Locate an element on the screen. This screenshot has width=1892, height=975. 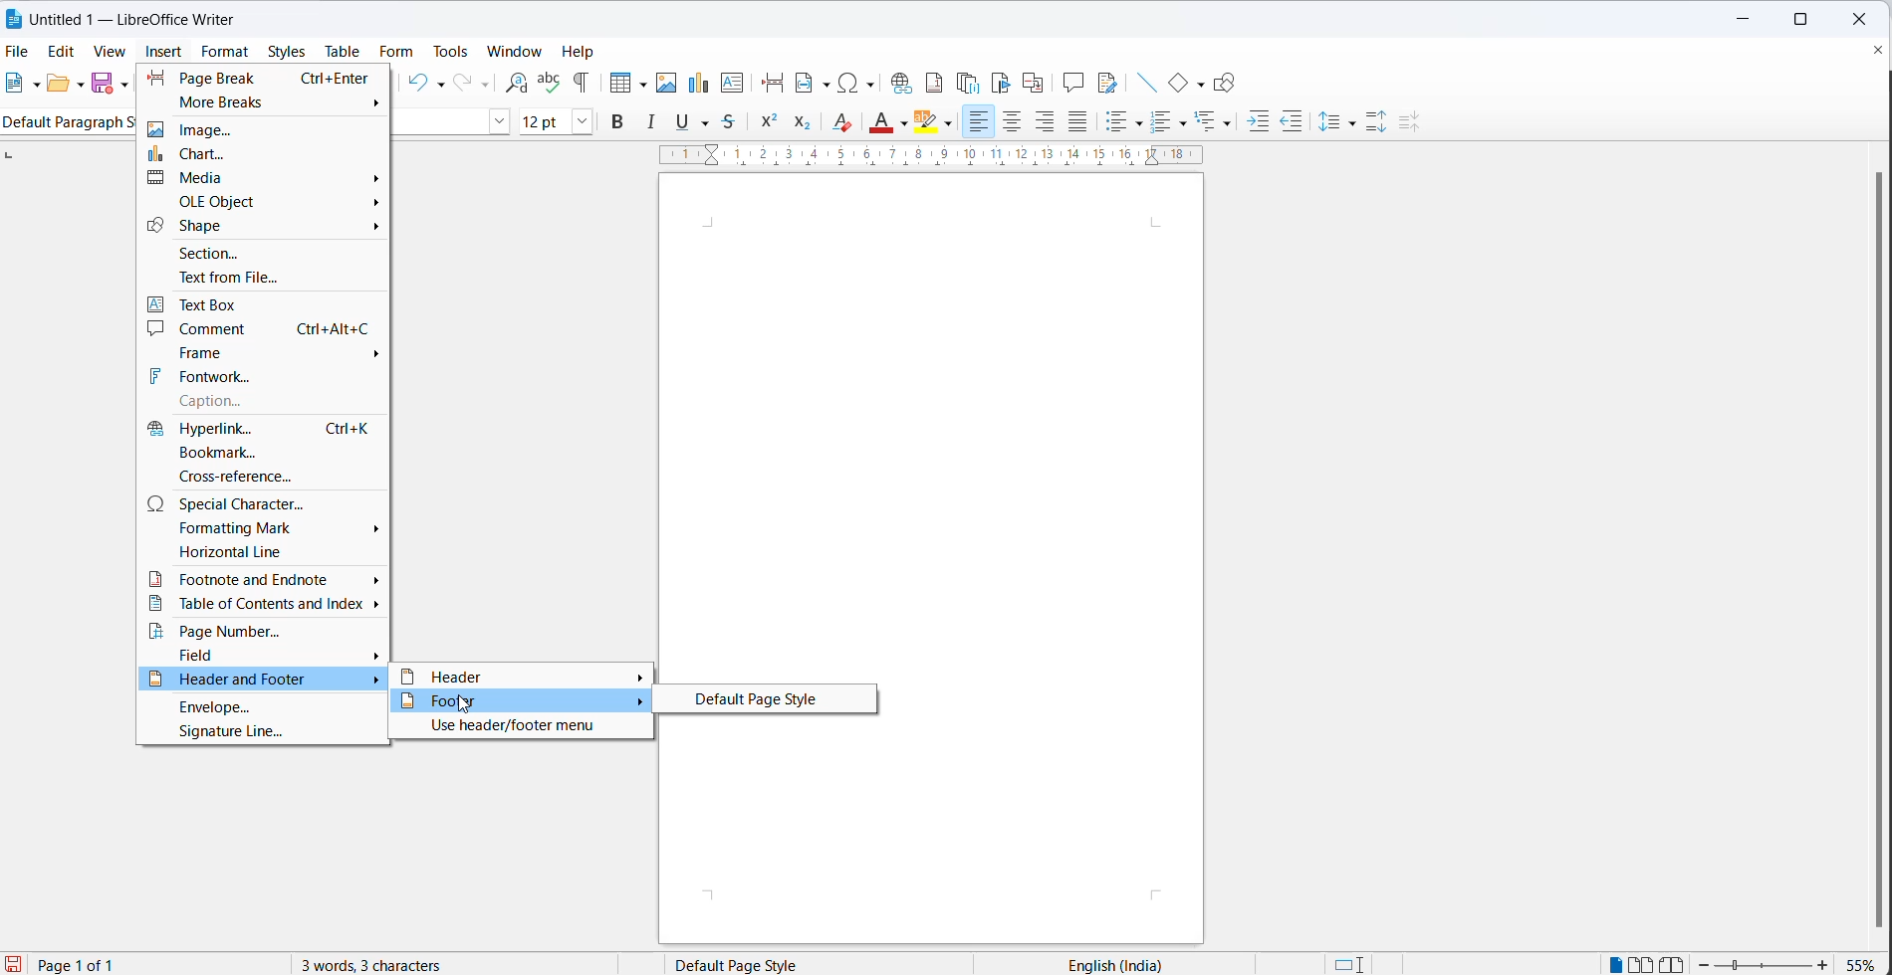
bold is located at coordinates (621, 122).